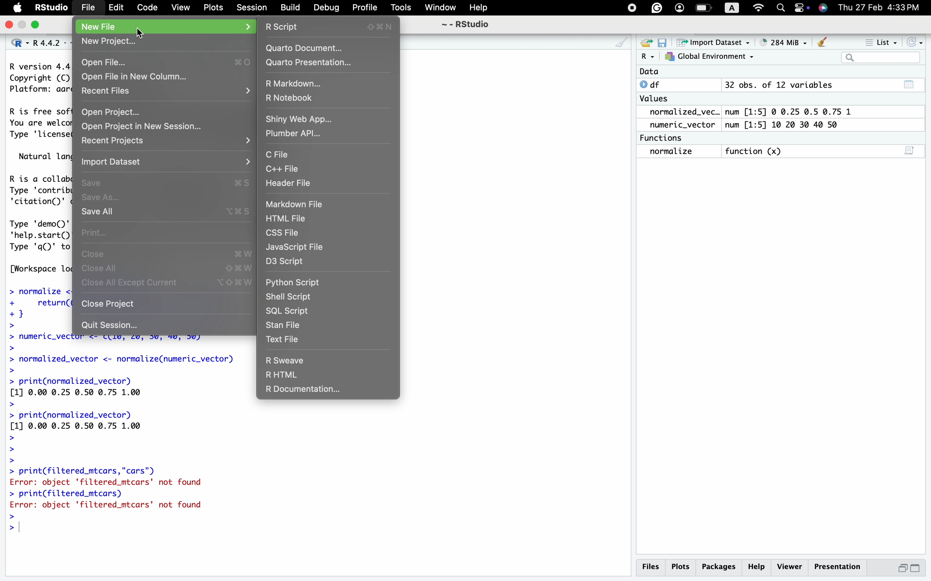 The image size is (931, 581). I want to click on Debug, so click(327, 7).